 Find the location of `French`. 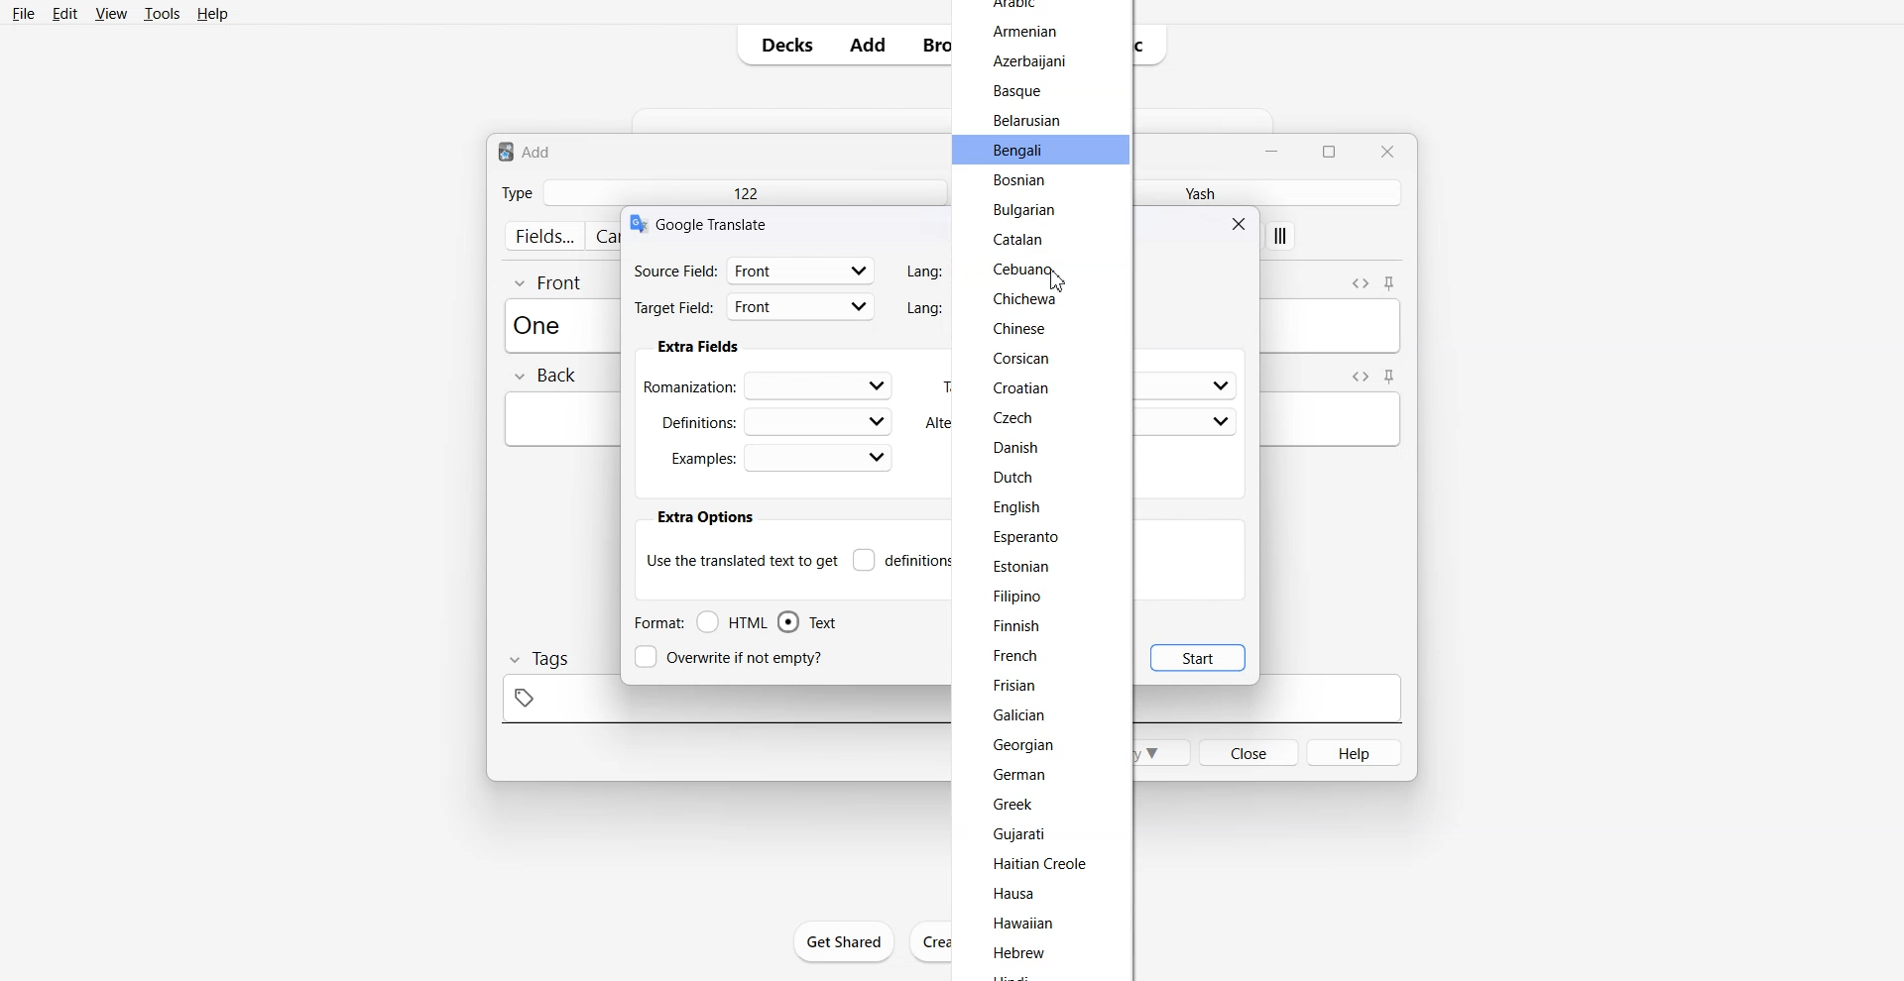

French is located at coordinates (1019, 656).